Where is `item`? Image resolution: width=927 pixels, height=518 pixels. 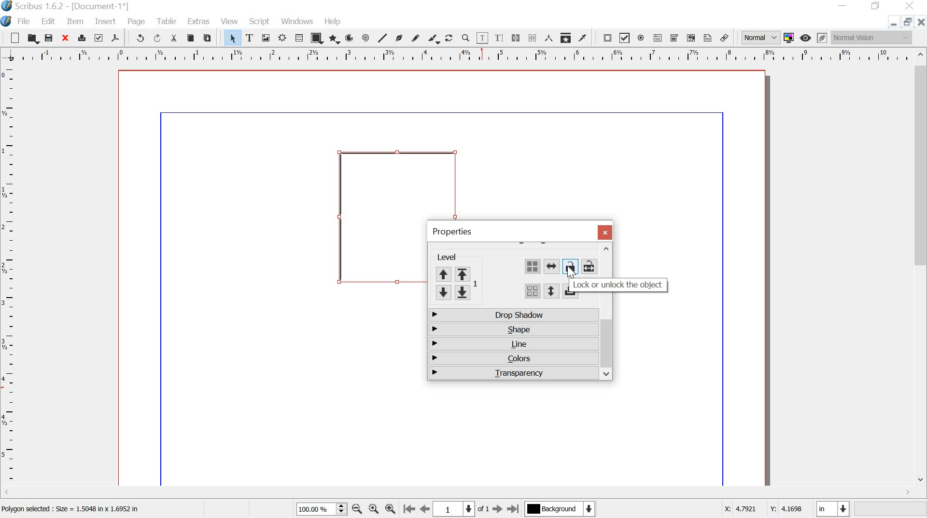 item is located at coordinates (76, 22).